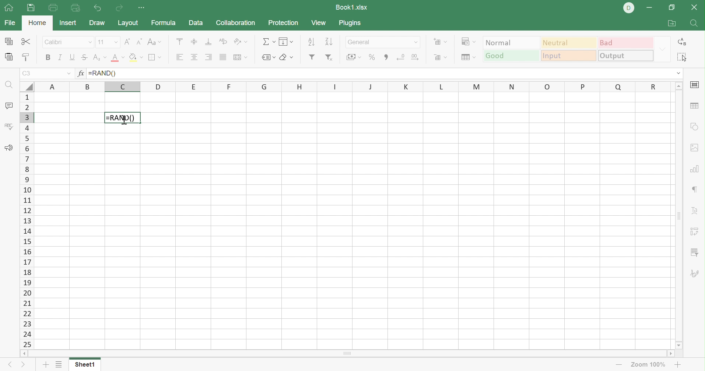 Image resolution: width=705 pixels, height=371 pixels. Describe the element at coordinates (209, 41) in the screenshot. I see `Align bottom` at that location.